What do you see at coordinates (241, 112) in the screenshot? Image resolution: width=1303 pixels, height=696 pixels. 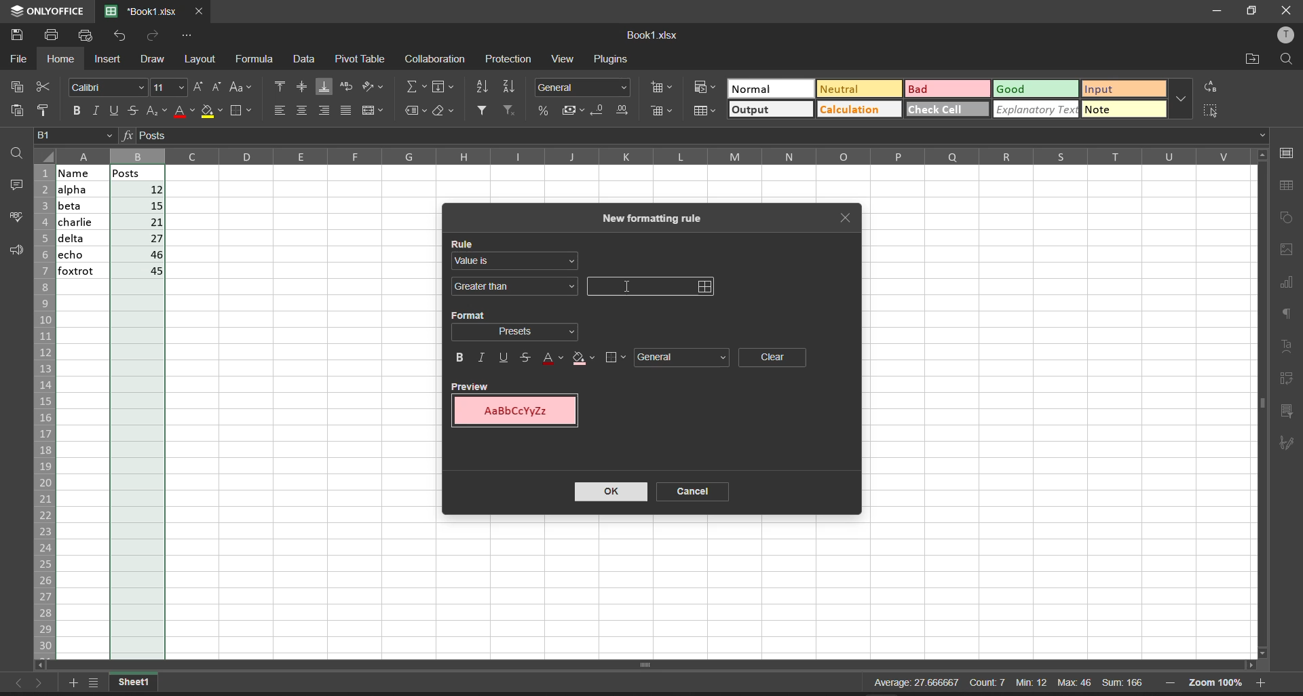 I see `borders` at bounding box center [241, 112].